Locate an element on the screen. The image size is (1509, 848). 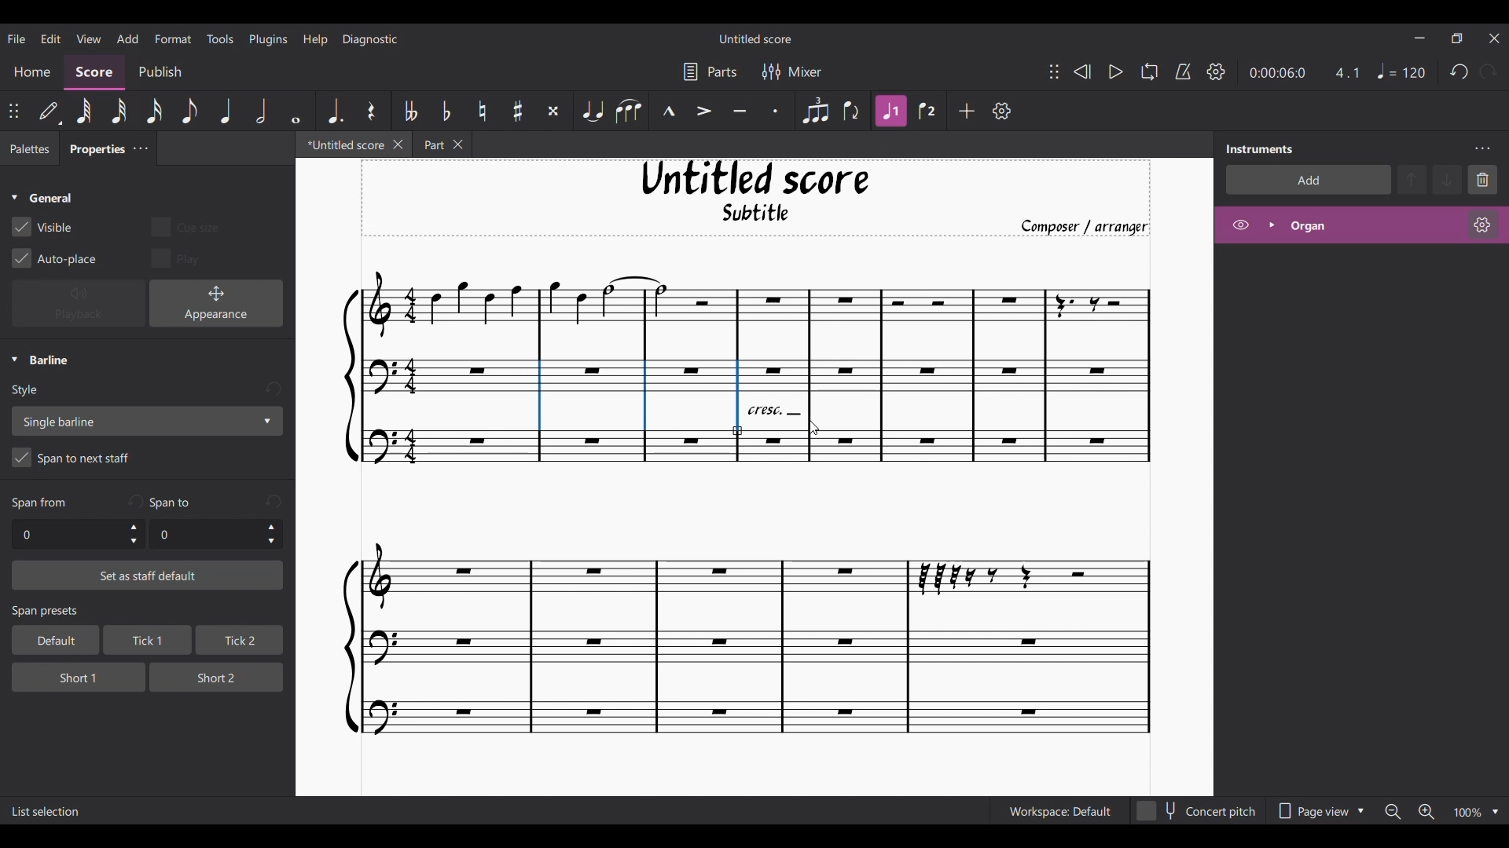
Tools menu is located at coordinates (220, 38).